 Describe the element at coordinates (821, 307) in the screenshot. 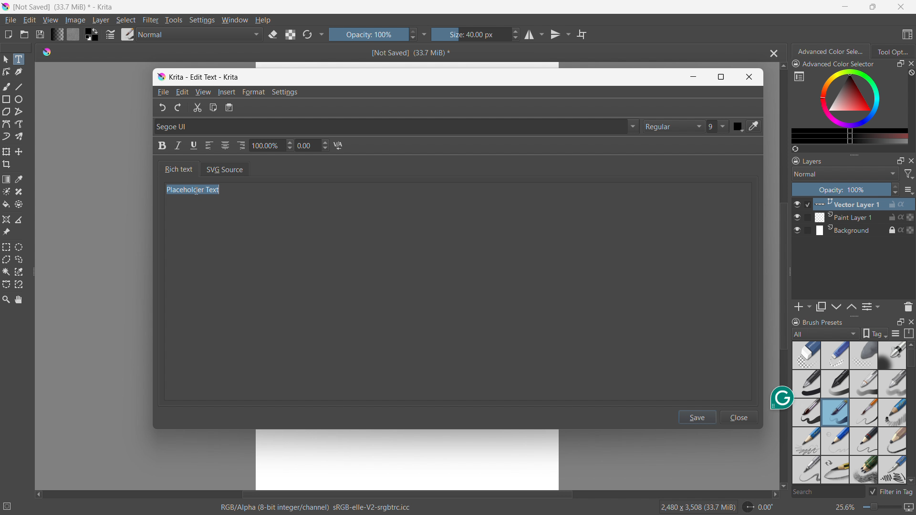

I see `duplicate layer` at that location.